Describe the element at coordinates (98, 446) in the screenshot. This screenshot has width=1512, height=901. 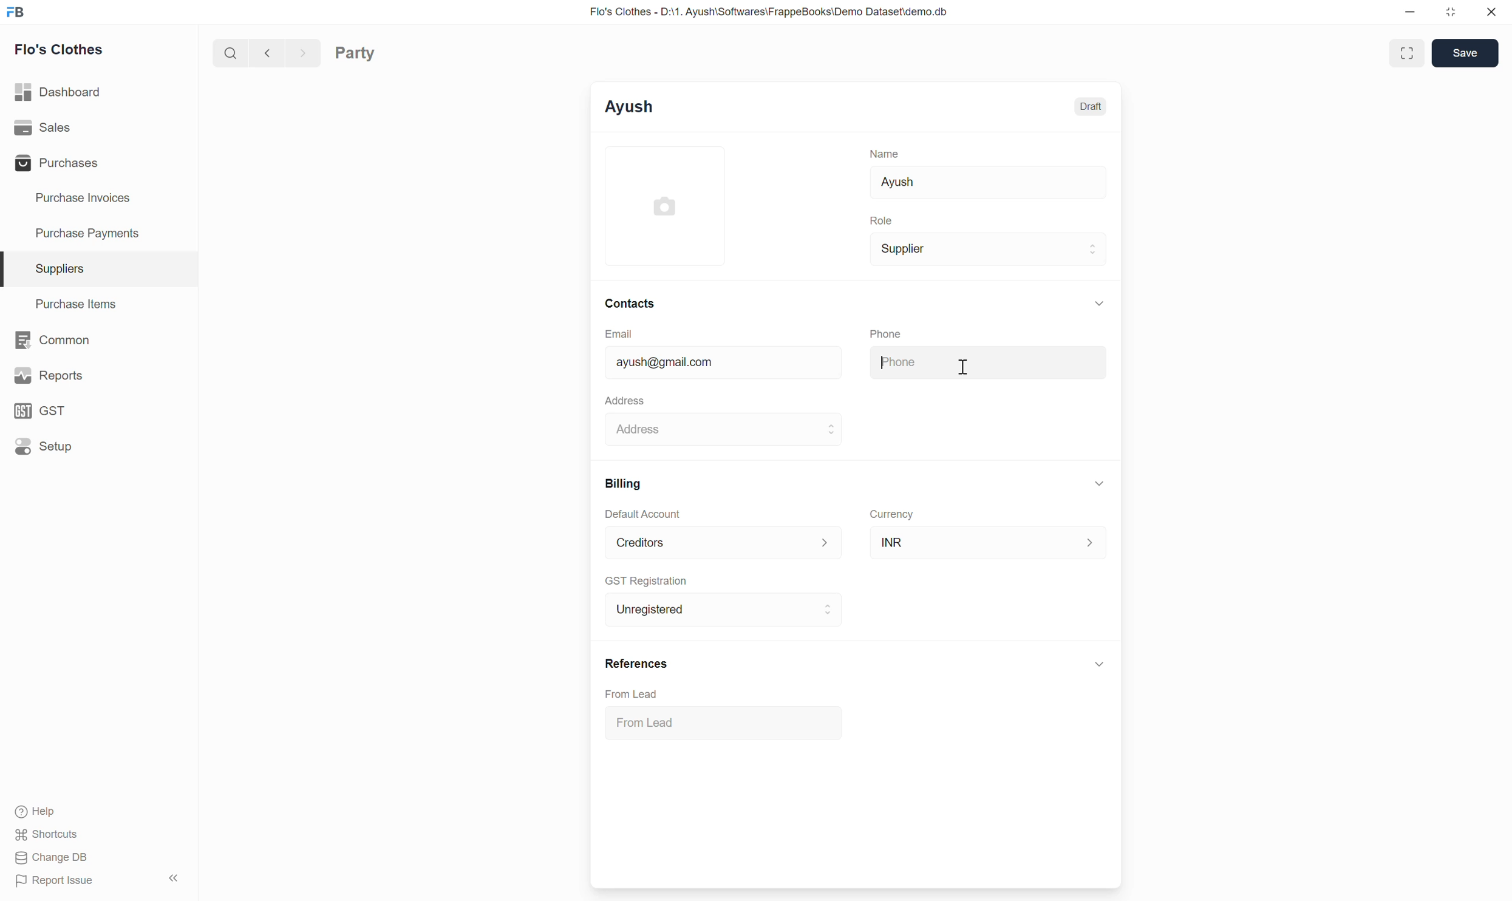
I see `Setup` at that location.